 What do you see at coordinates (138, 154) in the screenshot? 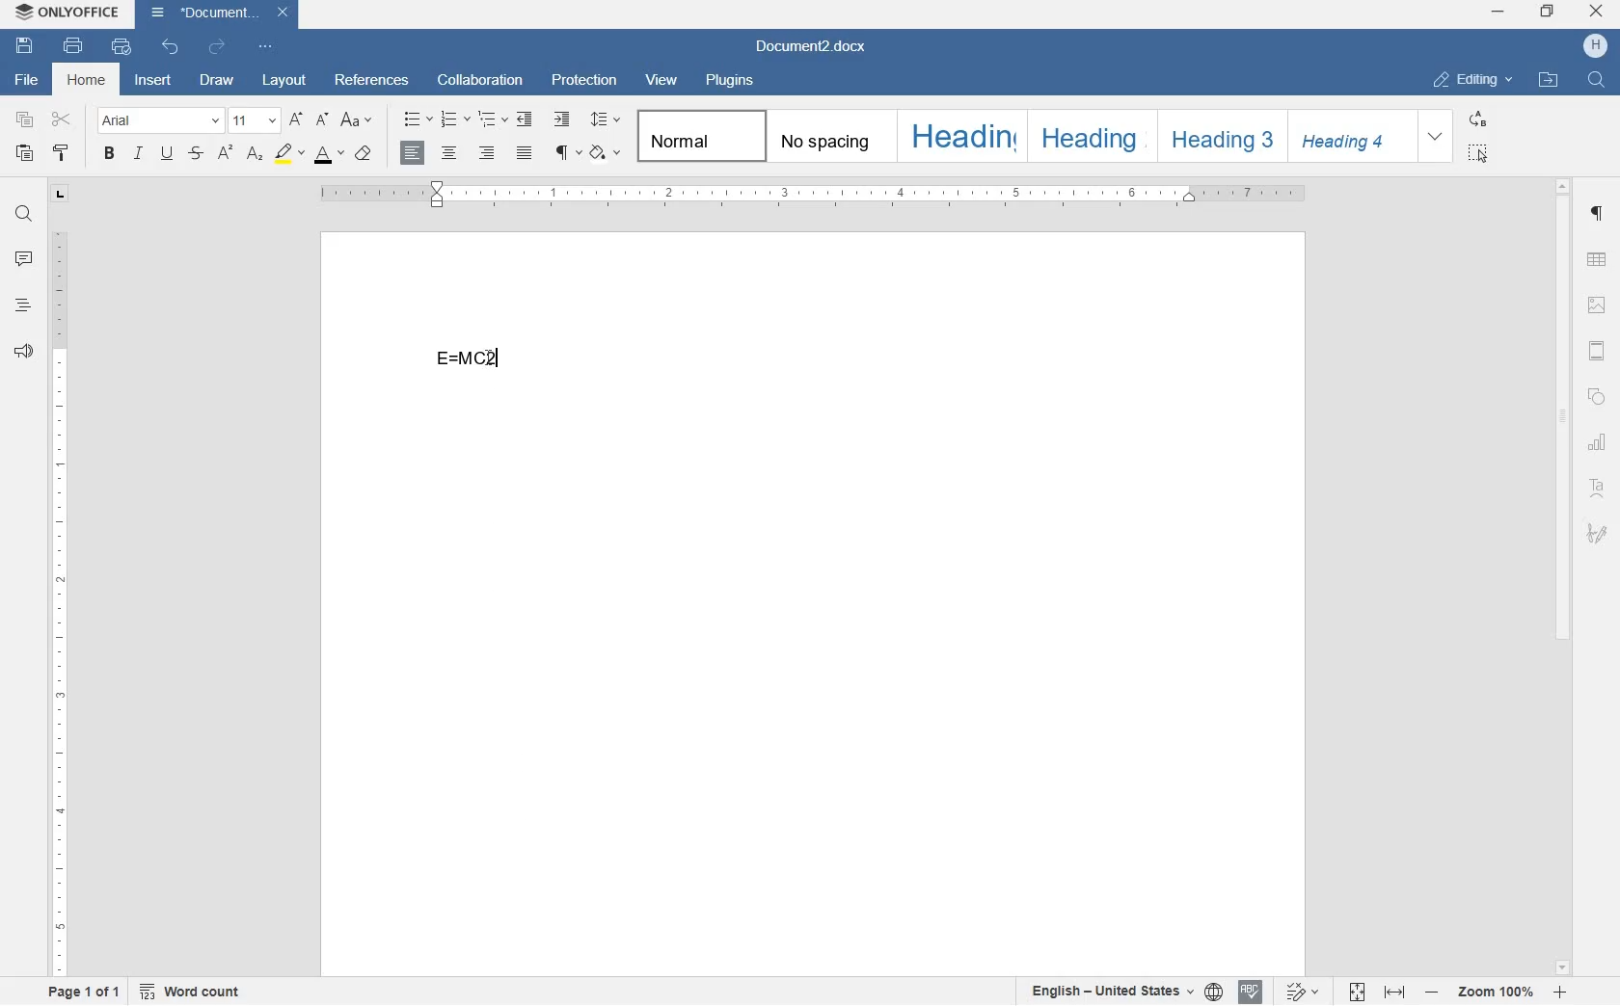
I see `italic` at bounding box center [138, 154].